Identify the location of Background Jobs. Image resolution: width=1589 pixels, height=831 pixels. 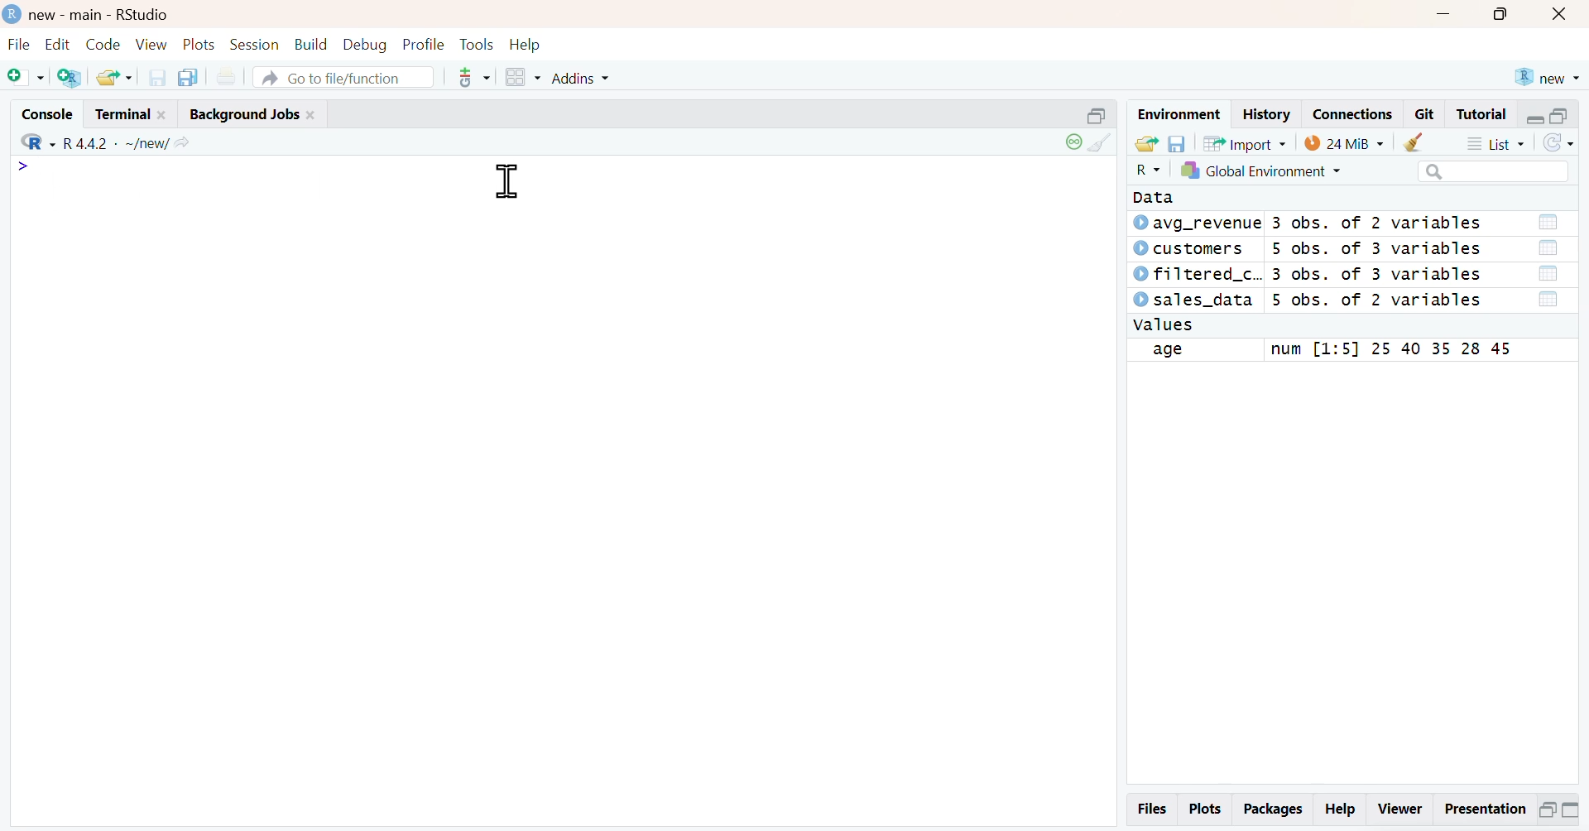
(252, 113).